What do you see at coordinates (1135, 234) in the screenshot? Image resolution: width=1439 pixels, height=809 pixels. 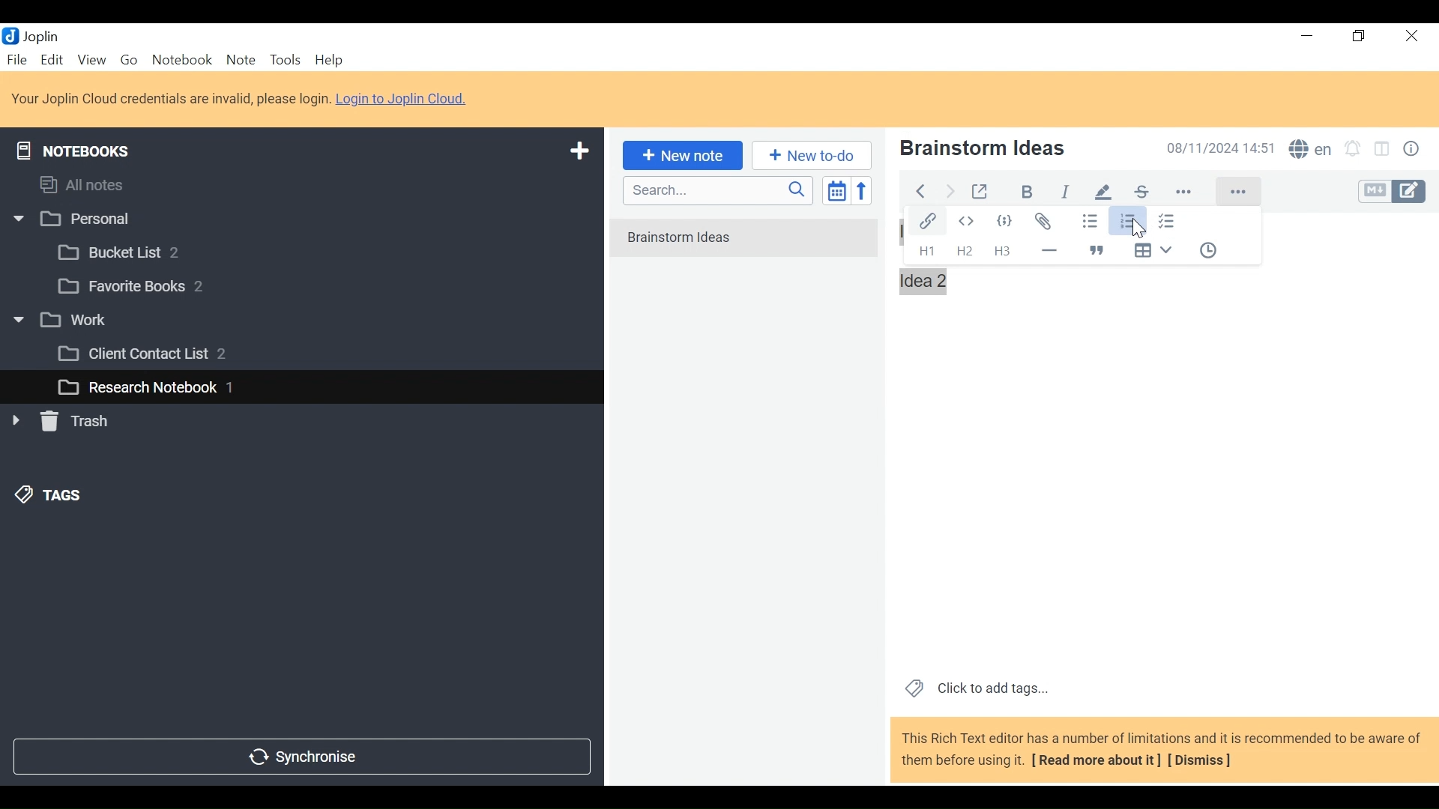 I see `cursor` at bounding box center [1135, 234].